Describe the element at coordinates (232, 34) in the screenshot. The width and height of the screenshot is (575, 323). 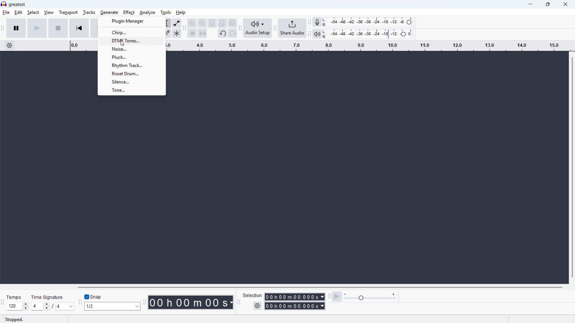
I see `redo` at that location.